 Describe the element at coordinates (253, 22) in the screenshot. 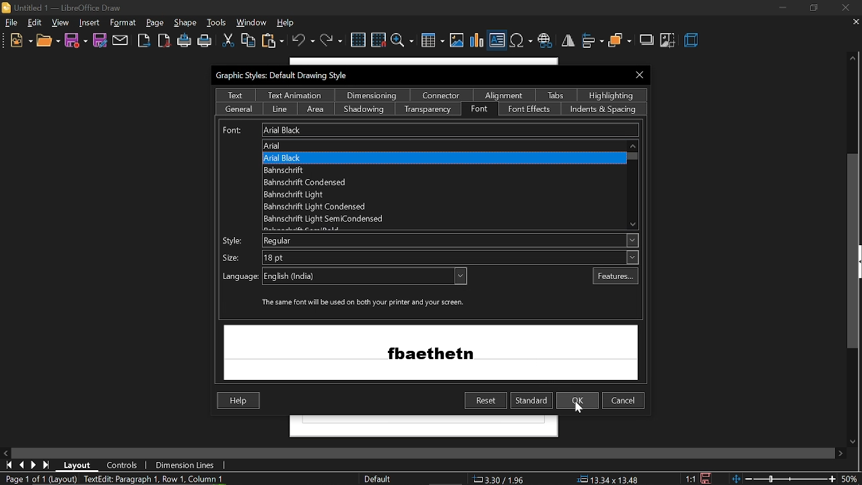

I see `window` at that location.